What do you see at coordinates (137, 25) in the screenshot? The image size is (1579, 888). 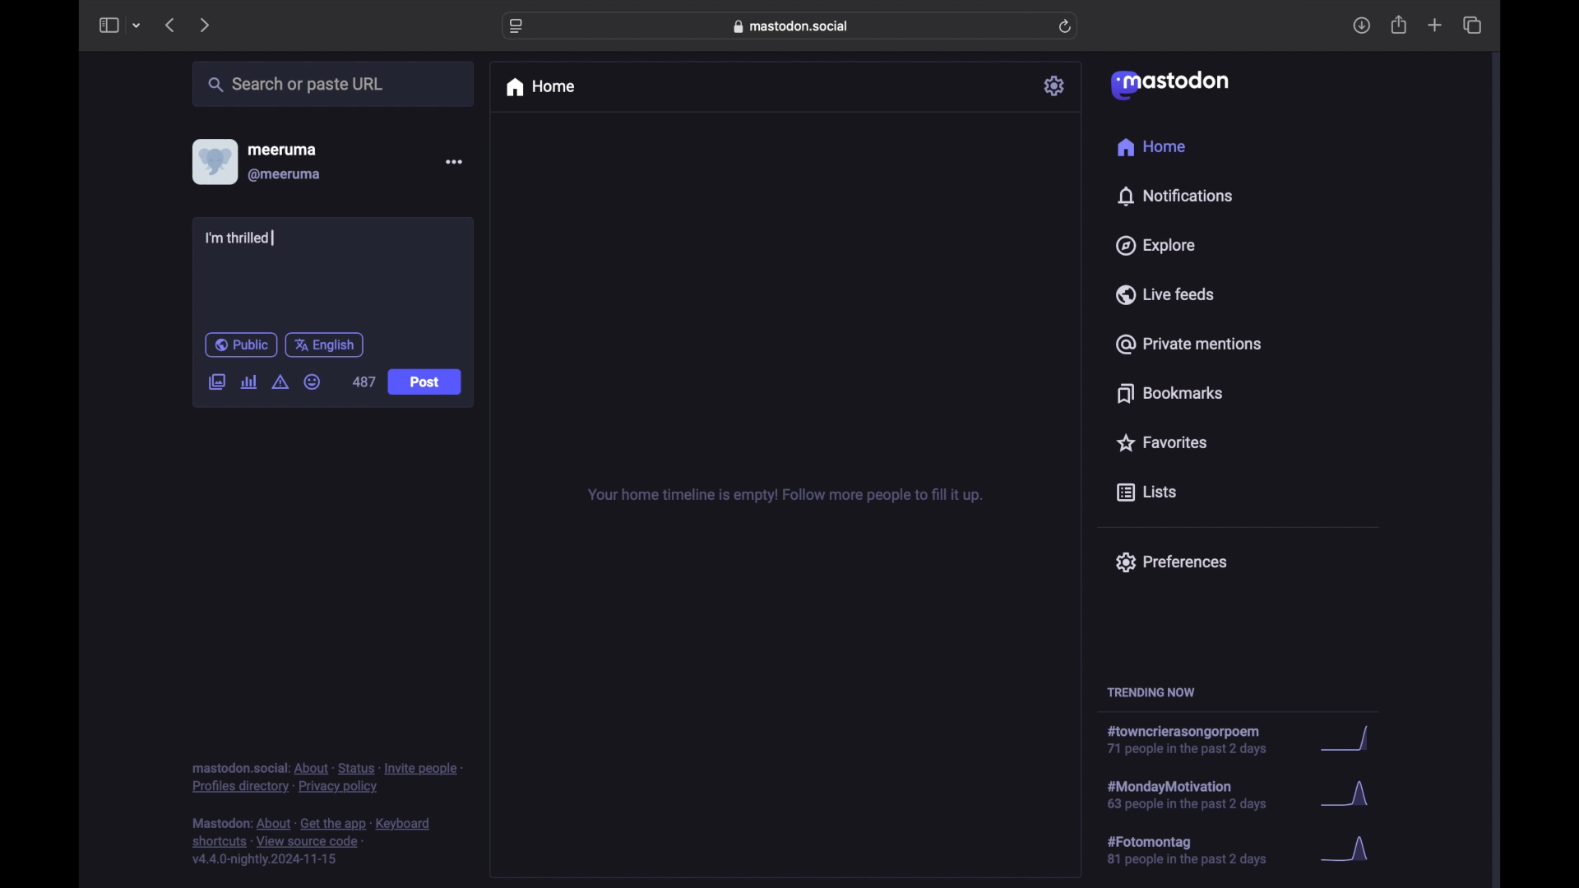 I see `tab group picker` at bounding box center [137, 25].